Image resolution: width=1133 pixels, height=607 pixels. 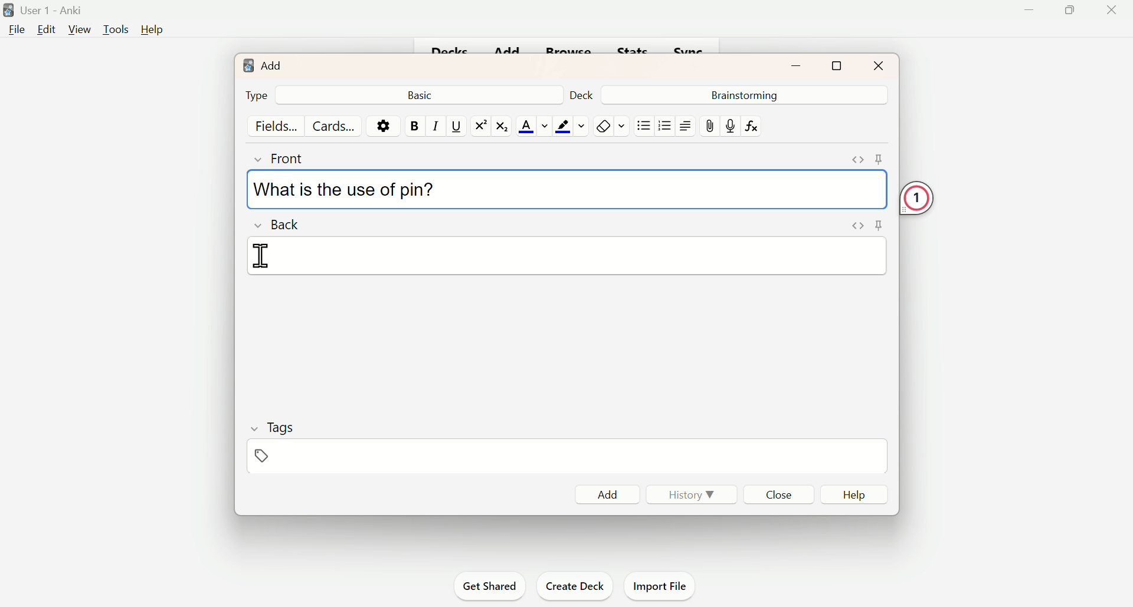 What do you see at coordinates (798, 64) in the screenshot?
I see `Minimize` at bounding box center [798, 64].